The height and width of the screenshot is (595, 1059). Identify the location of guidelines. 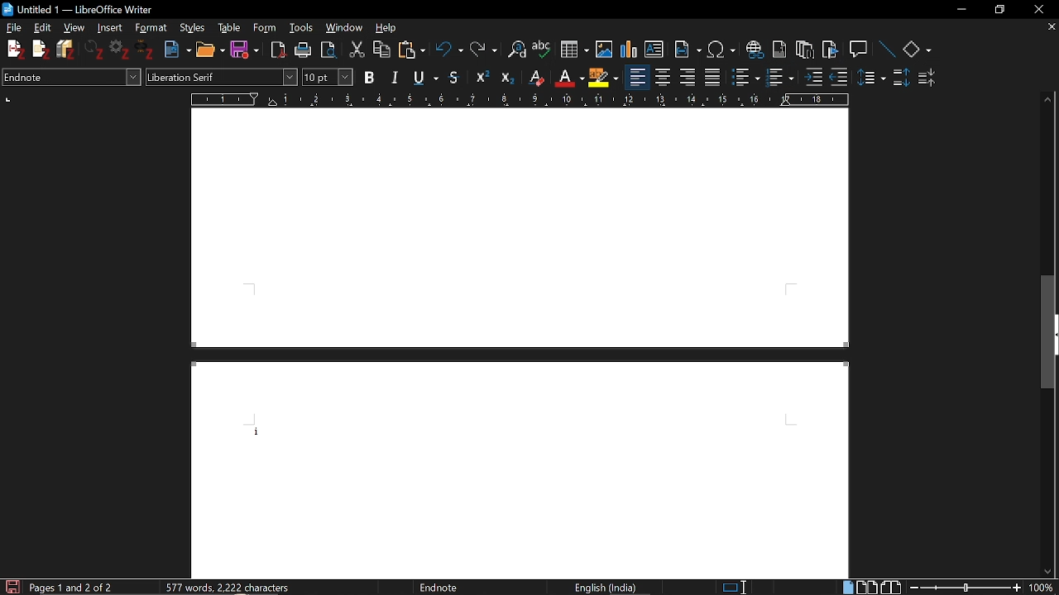
(10, 100).